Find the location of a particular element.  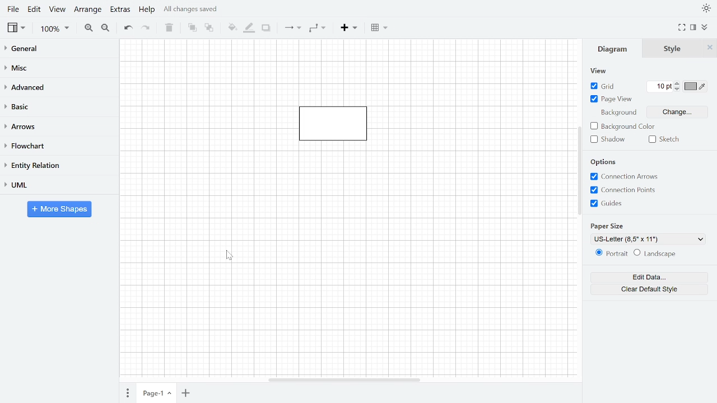

To back is located at coordinates (208, 28).